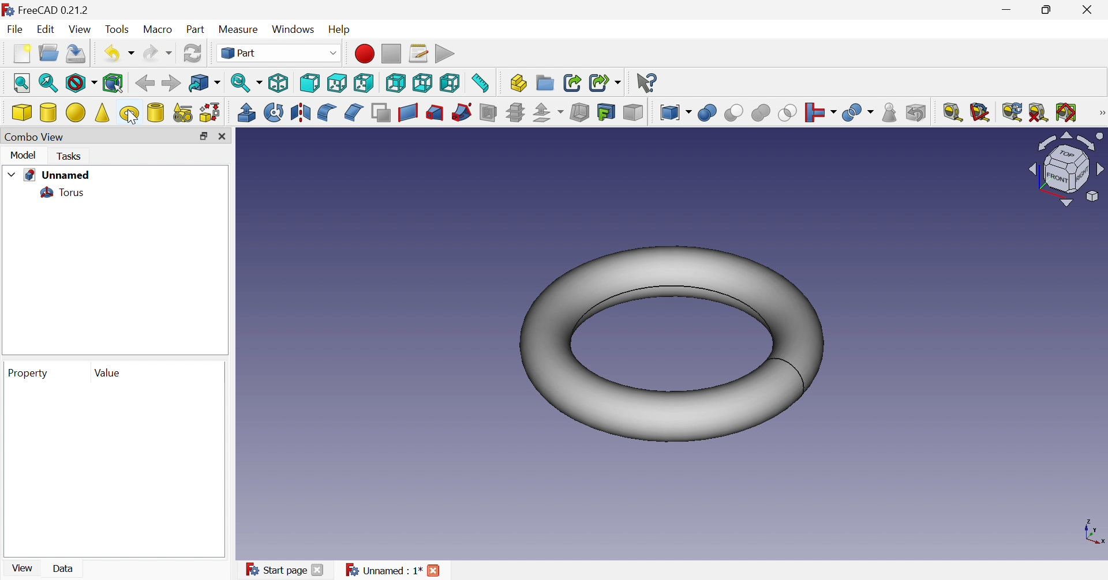  What do you see at coordinates (819, 113) in the screenshot?
I see `Split objects...` at bounding box center [819, 113].